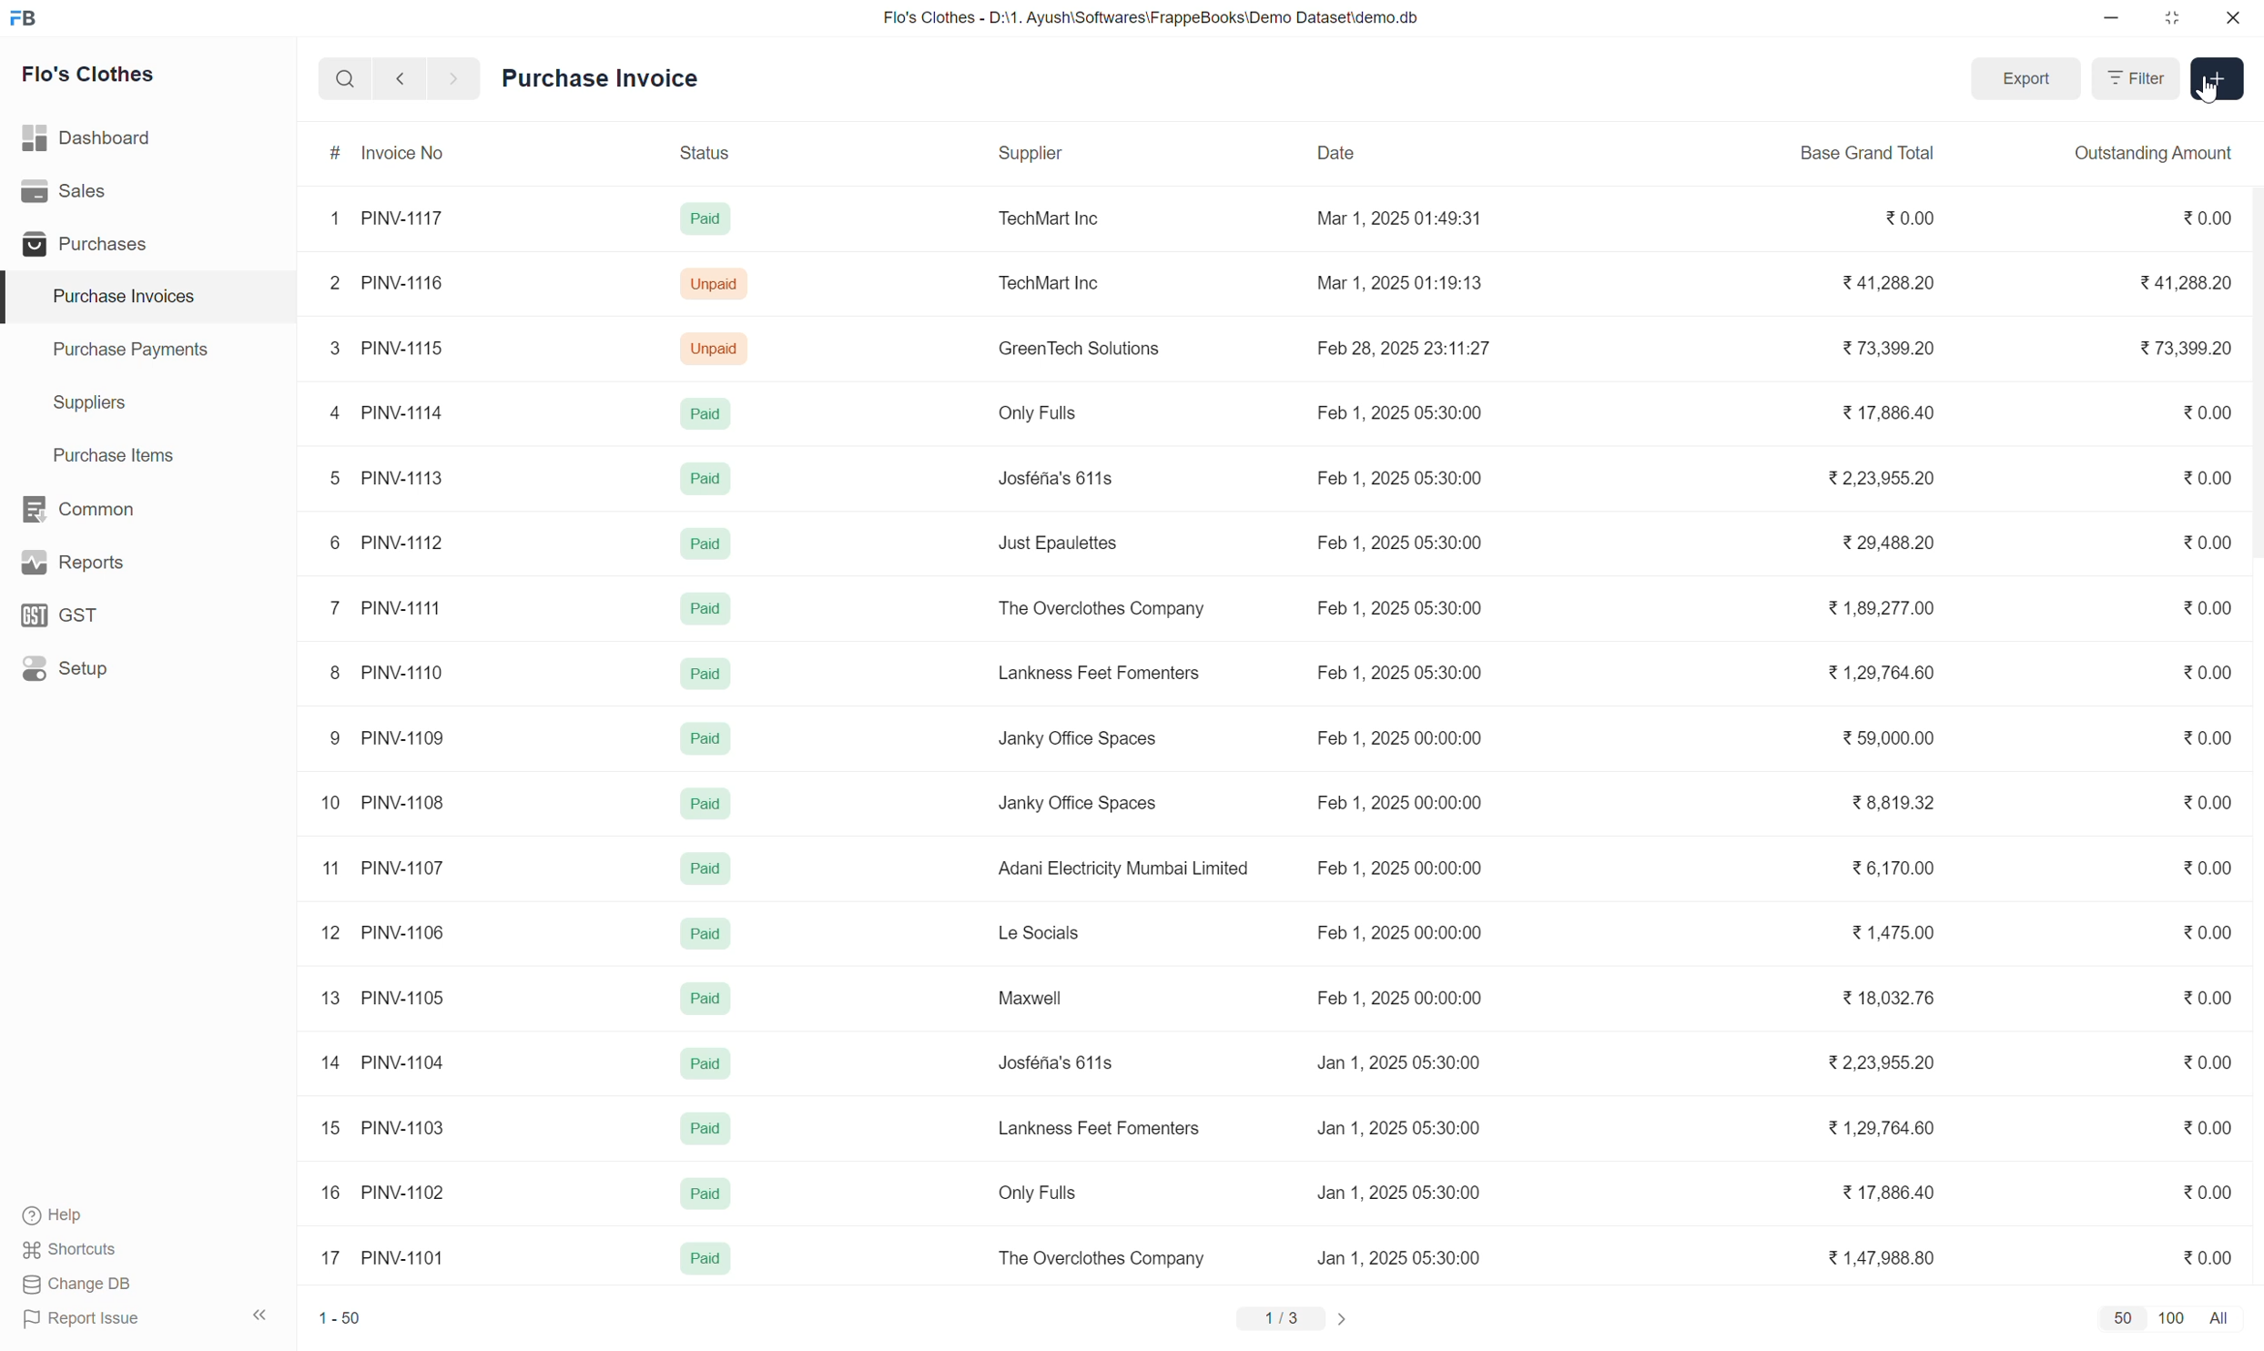 This screenshot has height=1351, width=2264. Describe the element at coordinates (1401, 346) in the screenshot. I see `Feb 28, 2025 23:11:27` at that location.